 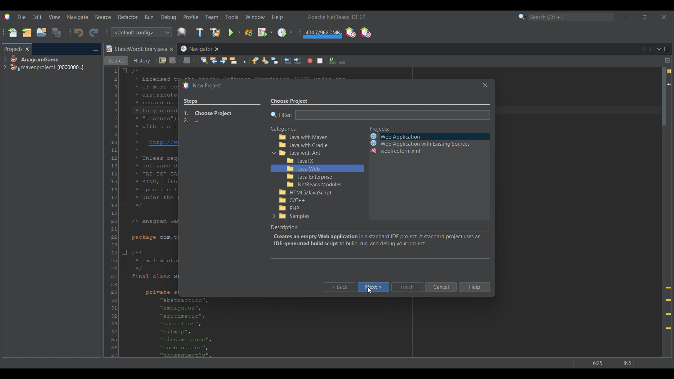 I want to click on Find next occurrence, so click(x=224, y=60).